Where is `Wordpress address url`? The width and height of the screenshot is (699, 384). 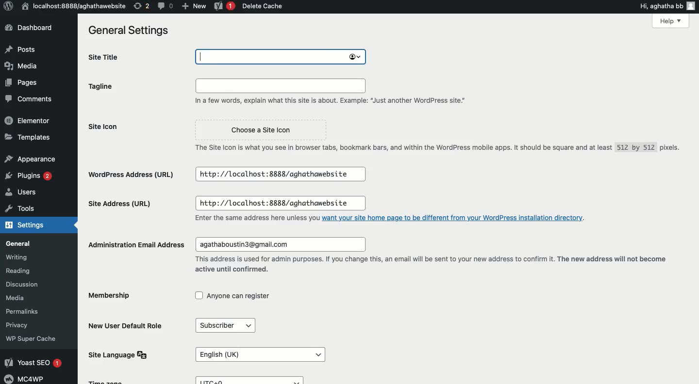 Wordpress address url is located at coordinates (133, 175).